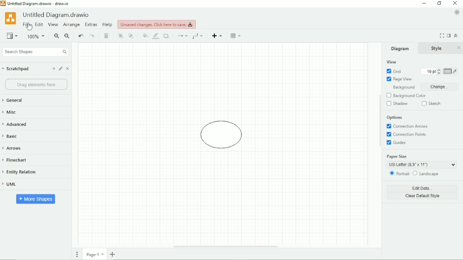  Describe the element at coordinates (53, 25) in the screenshot. I see `View` at that location.